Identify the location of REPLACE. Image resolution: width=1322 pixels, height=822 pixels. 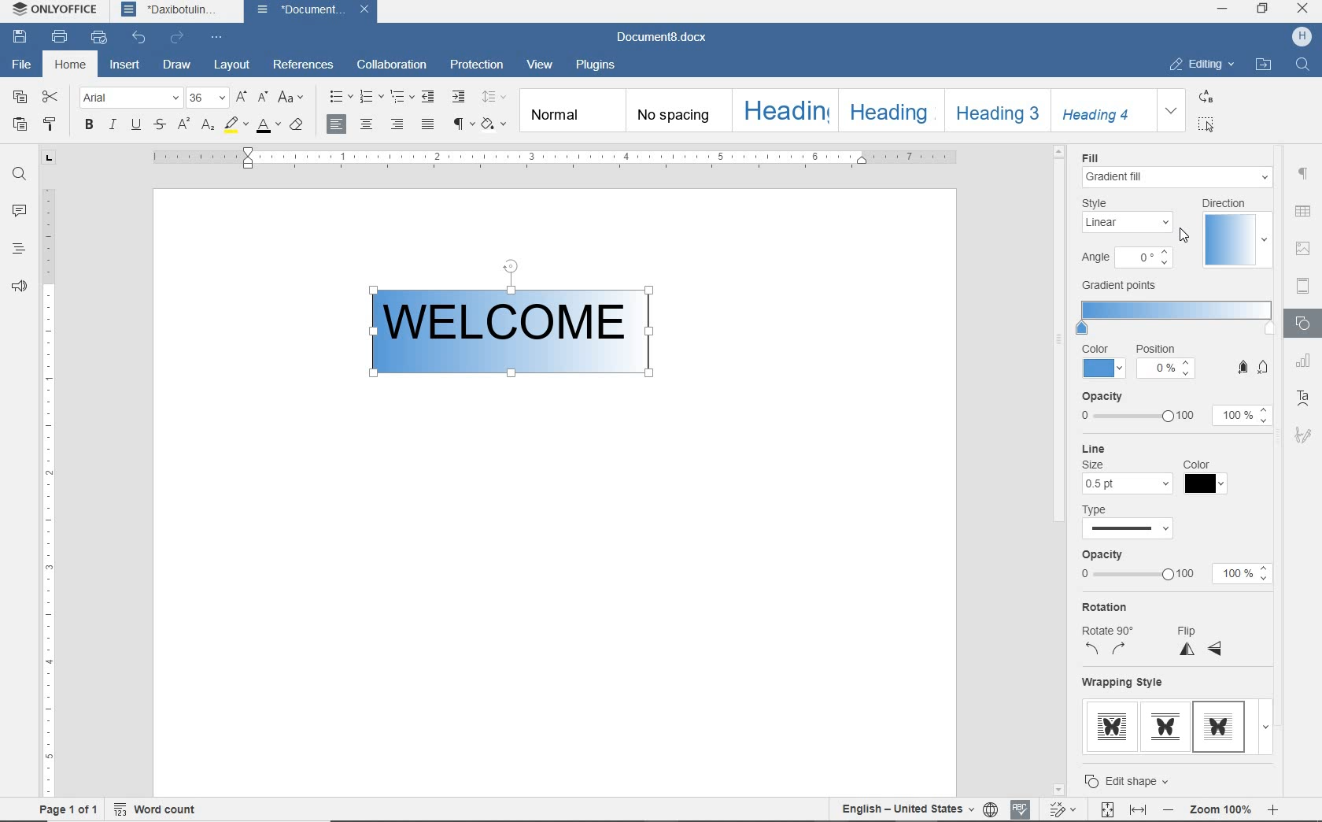
(1206, 96).